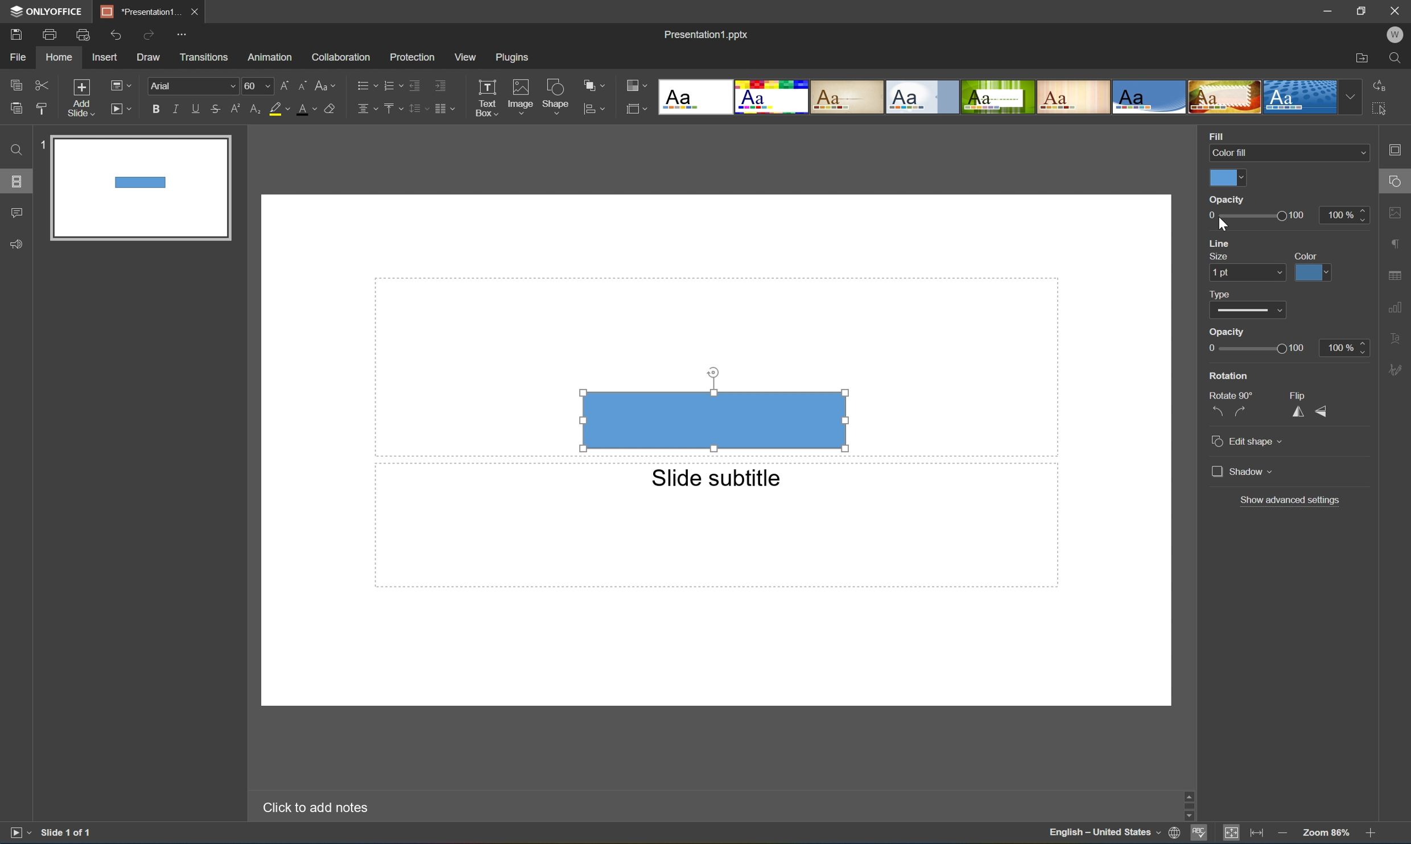  Describe the element at coordinates (518, 94) in the screenshot. I see `Image` at that location.